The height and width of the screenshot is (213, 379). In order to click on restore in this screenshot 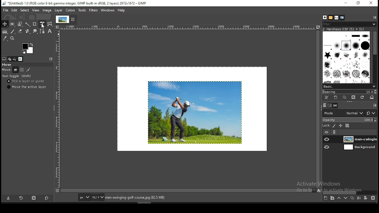, I will do `click(358, 3)`.